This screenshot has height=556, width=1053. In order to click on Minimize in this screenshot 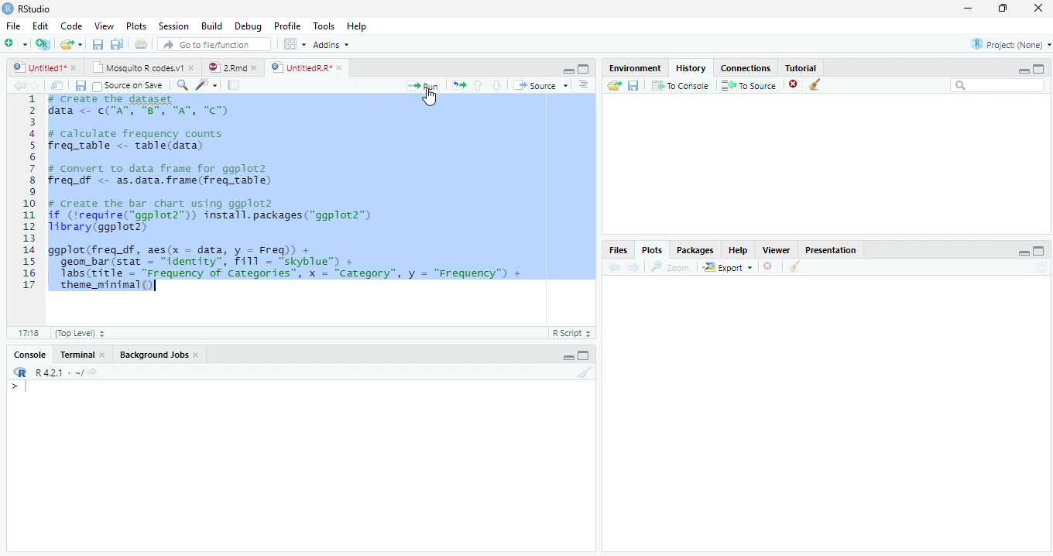, I will do `click(568, 357)`.